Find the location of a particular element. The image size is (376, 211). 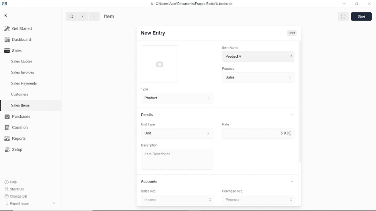

Next is located at coordinates (94, 16).